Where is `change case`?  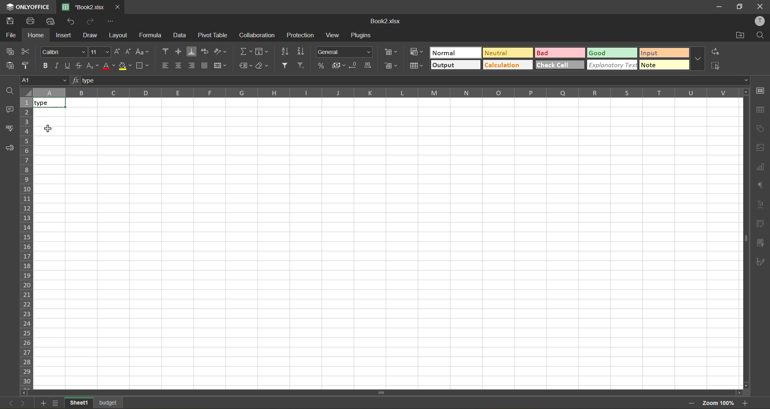 change case is located at coordinates (144, 52).